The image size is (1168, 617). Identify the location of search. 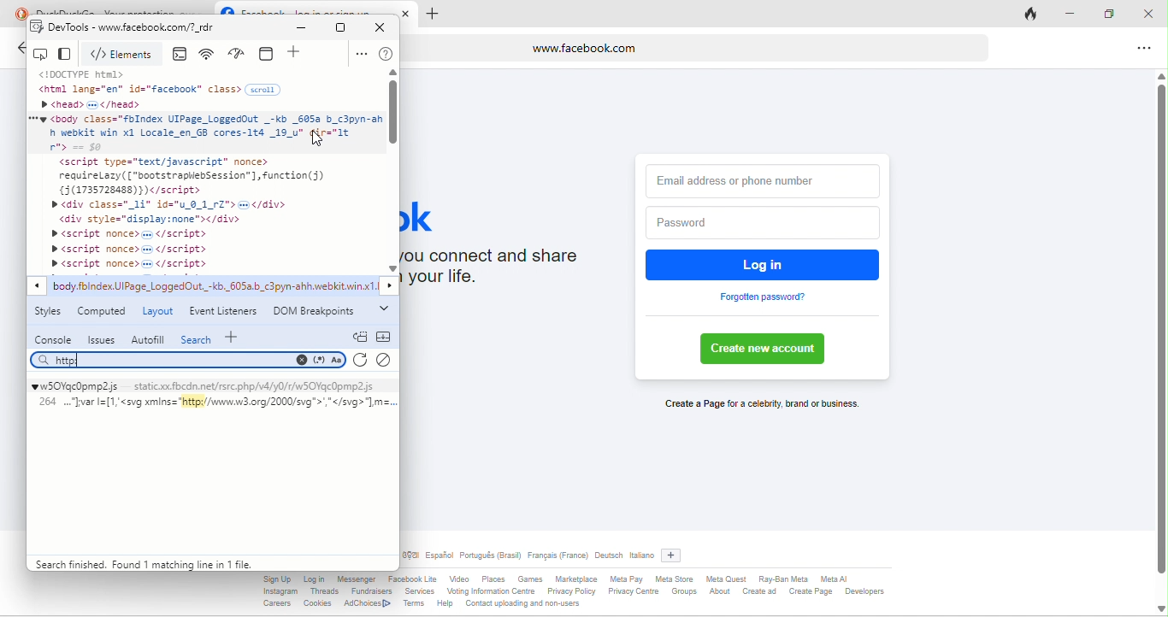
(197, 338).